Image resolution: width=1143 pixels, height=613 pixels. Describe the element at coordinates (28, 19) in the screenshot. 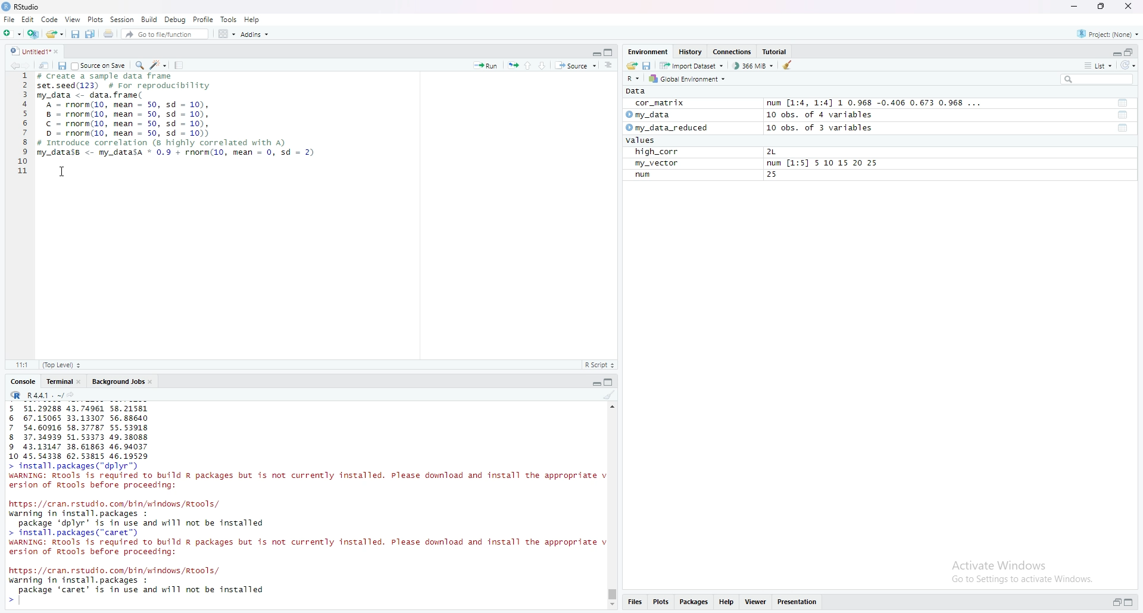

I see `Edit ` at that location.